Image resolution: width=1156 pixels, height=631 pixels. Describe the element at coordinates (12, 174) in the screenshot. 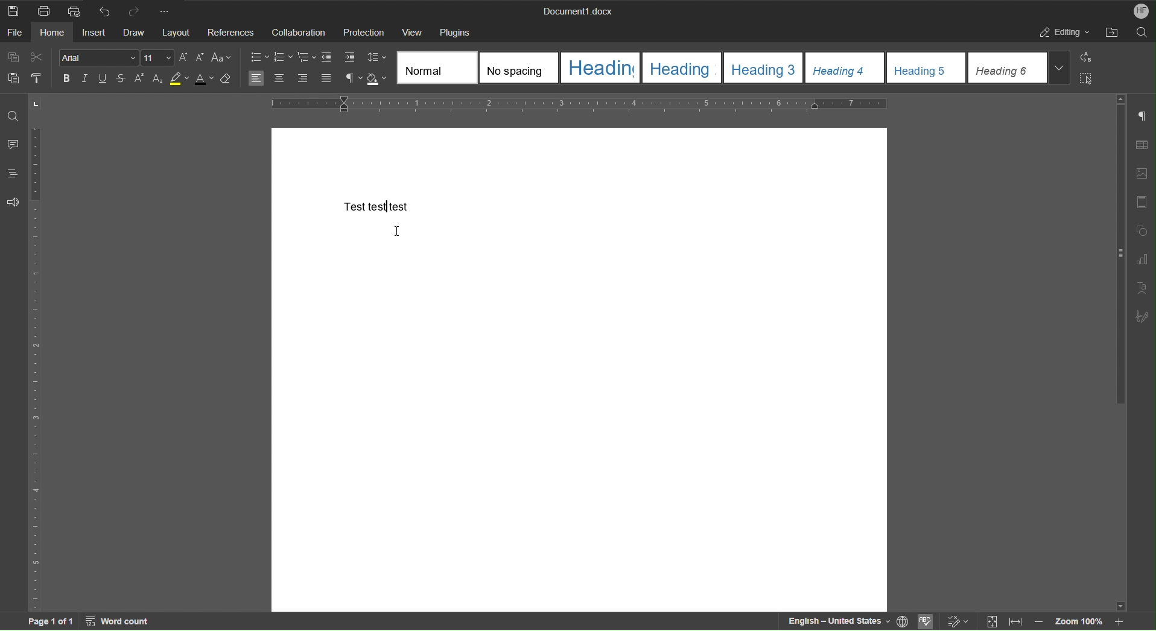

I see `Headings` at that location.